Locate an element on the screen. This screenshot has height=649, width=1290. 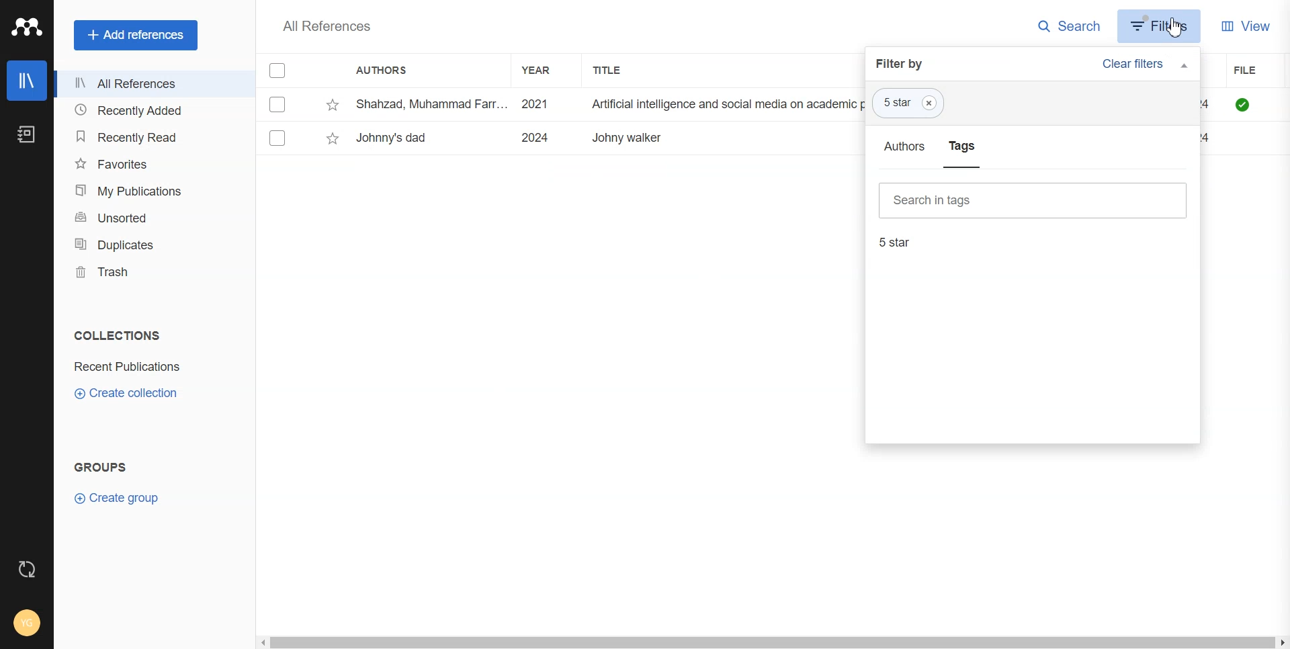
Trash is located at coordinates (149, 271).